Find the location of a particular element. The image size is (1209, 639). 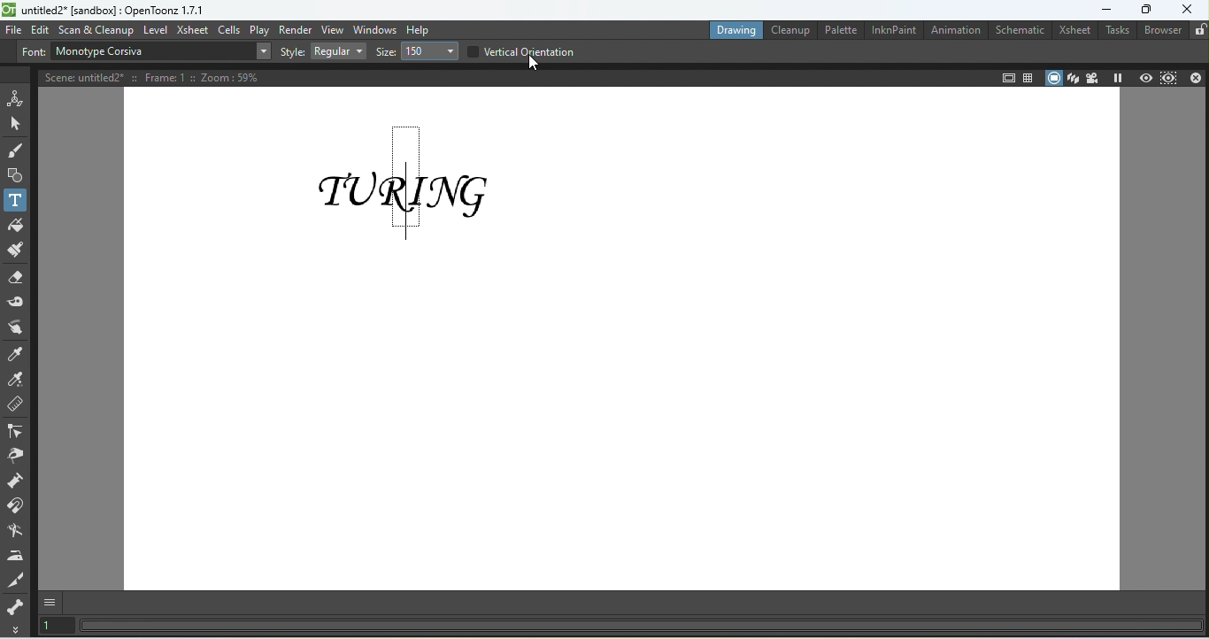

More options is located at coordinates (14, 629).